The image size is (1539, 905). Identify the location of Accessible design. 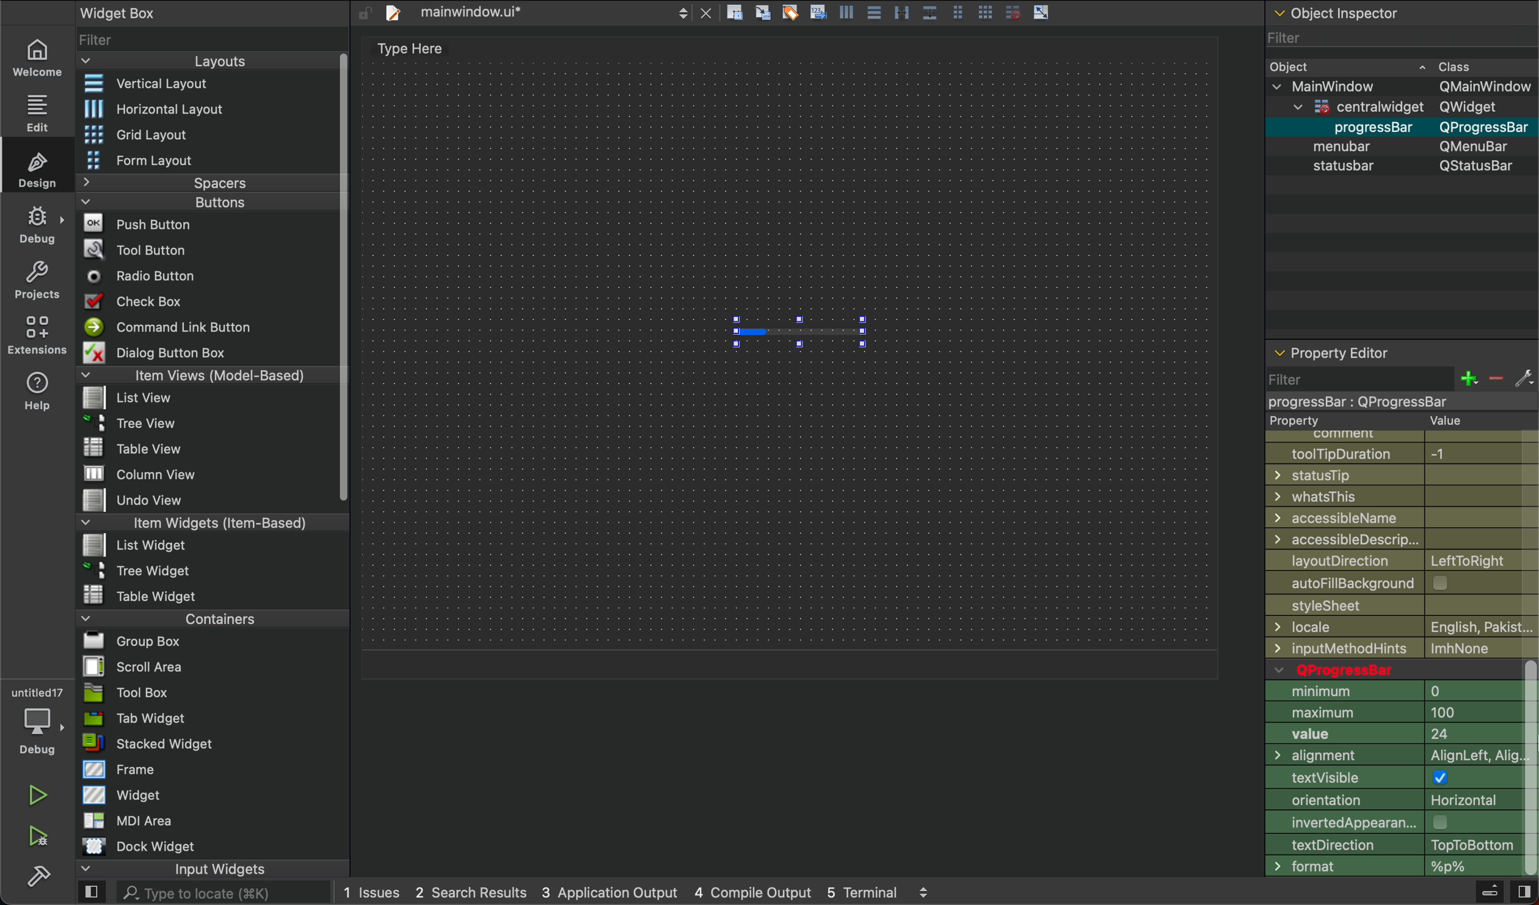
(1402, 539).